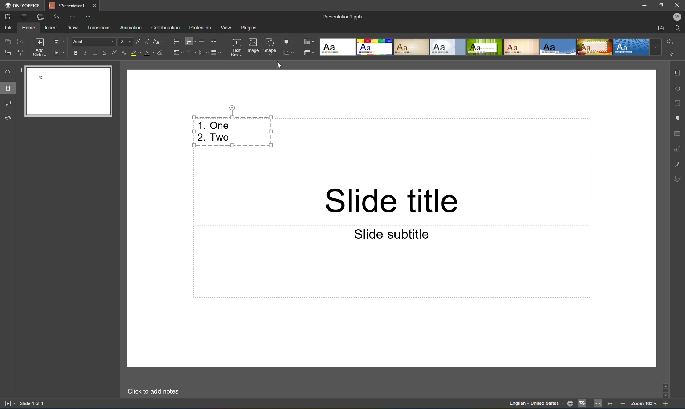  Describe the element at coordinates (59, 18) in the screenshot. I see `Undo` at that location.